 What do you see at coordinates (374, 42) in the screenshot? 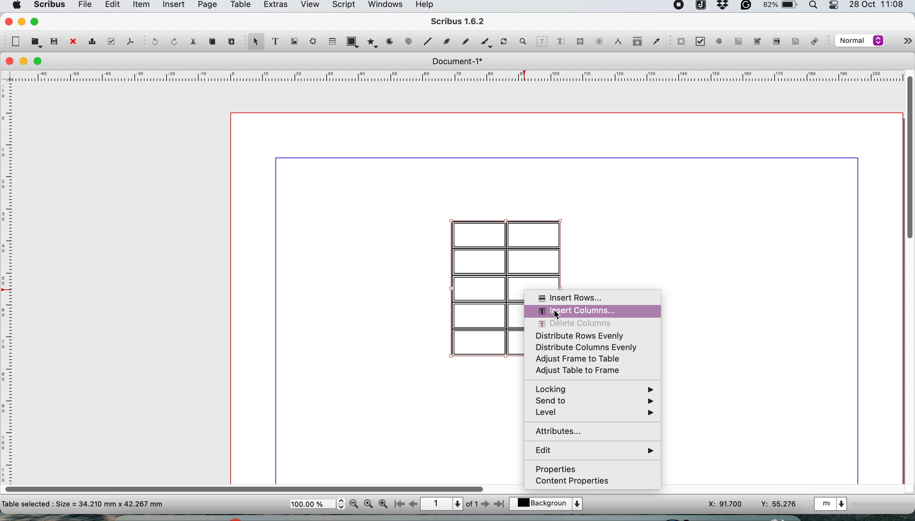
I see `polygon` at bounding box center [374, 42].